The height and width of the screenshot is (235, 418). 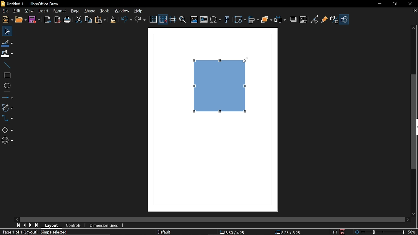 What do you see at coordinates (221, 85) in the screenshot?
I see `Rectangle (Proportionally resized)` at bounding box center [221, 85].